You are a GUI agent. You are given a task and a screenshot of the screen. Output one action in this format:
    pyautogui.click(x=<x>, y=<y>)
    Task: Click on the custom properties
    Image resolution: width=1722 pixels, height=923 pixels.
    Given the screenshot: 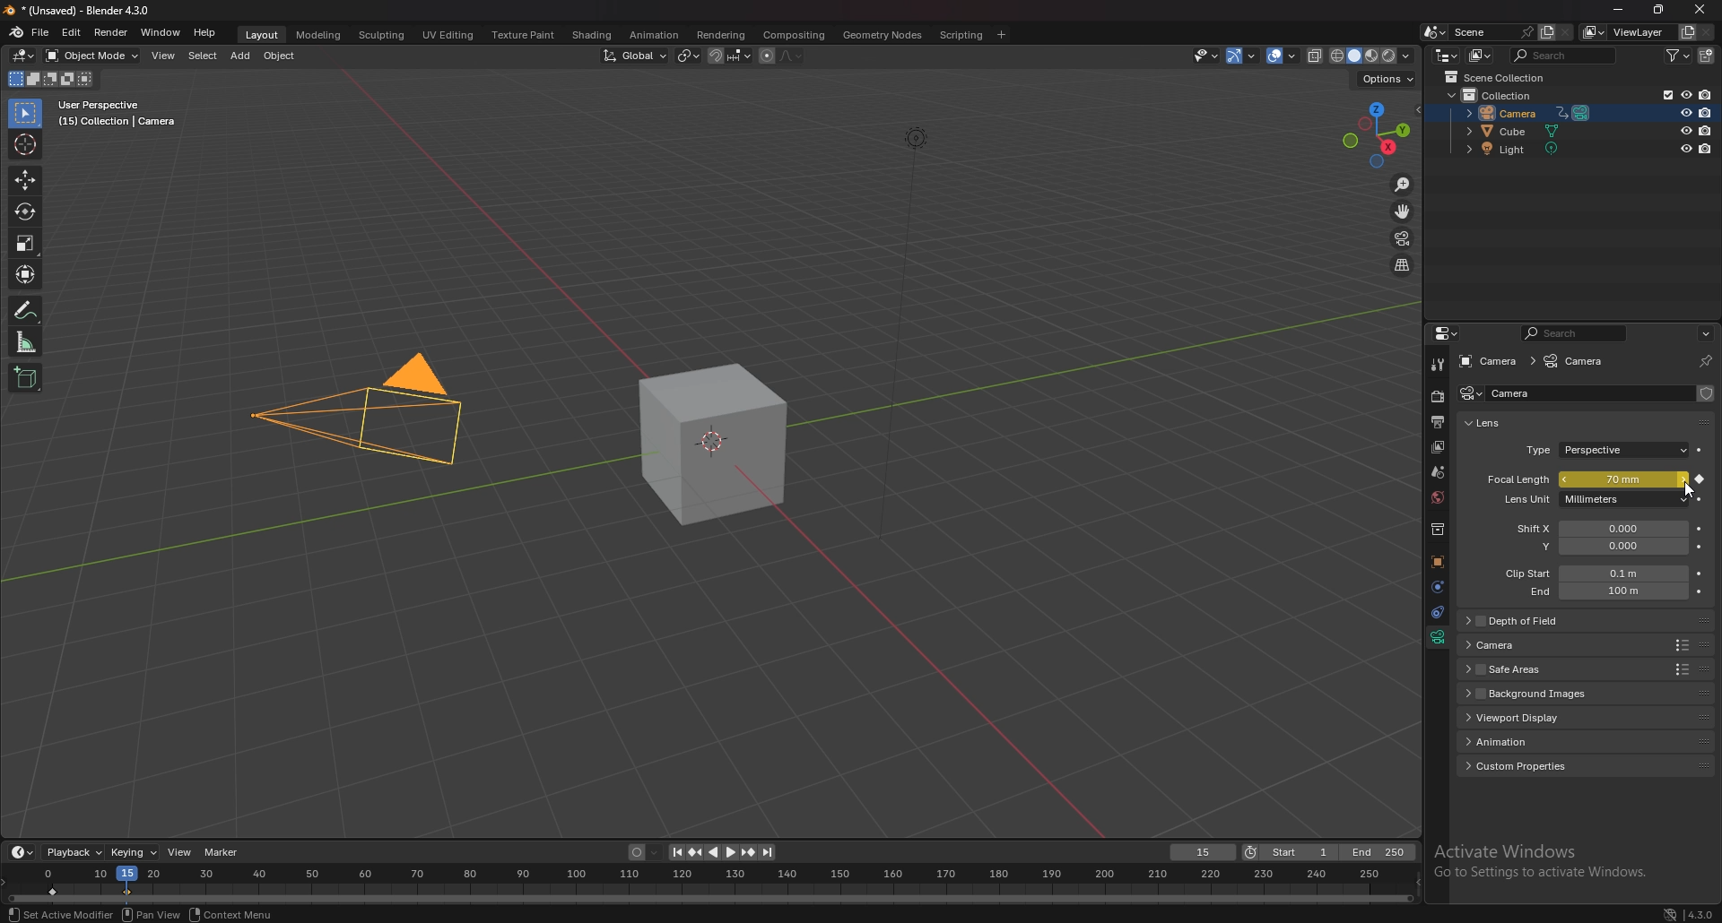 What is the action you would take?
    pyautogui.click(x=1530, y=764)
    